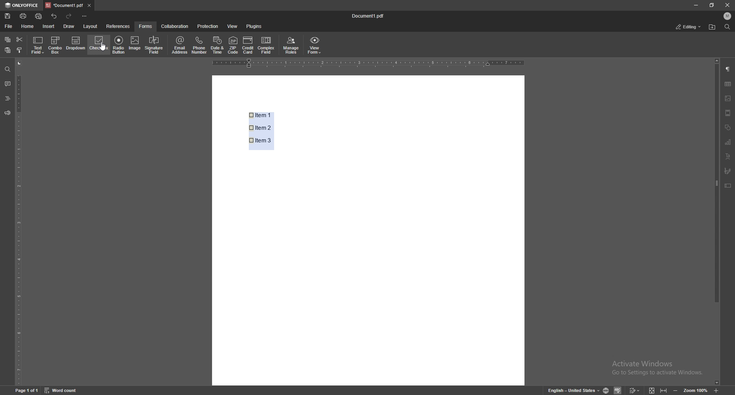  Describe the element at coordinates (199, 45) in the screenshot. I see `phone number` at that location.